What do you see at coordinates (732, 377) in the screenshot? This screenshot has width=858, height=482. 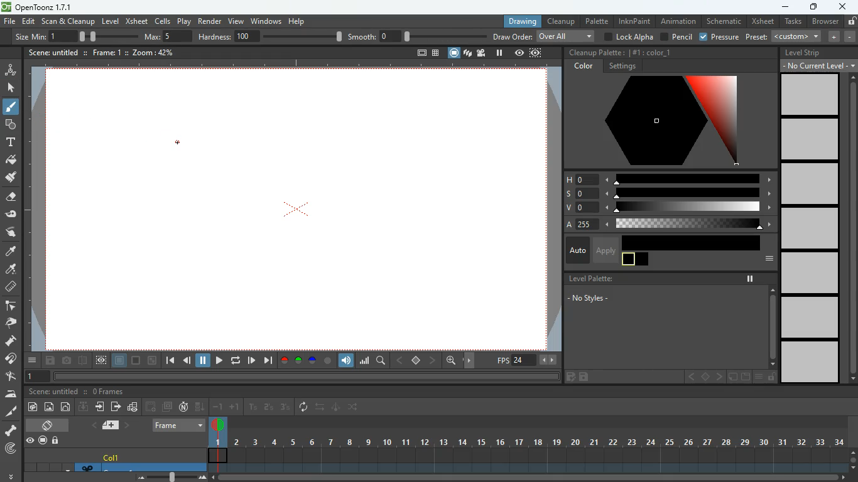 I see `sticker` at bounding box center [732, 377].